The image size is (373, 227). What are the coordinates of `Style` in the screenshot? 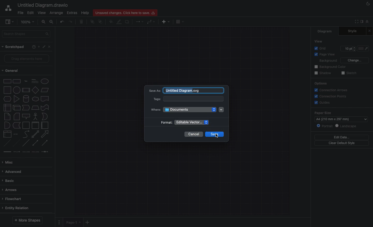 It's located at (355, 31).